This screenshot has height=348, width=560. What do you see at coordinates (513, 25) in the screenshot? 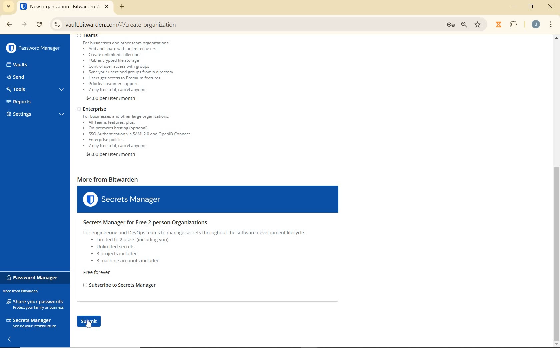
I see `extensions` at bounding box center [513, 25].